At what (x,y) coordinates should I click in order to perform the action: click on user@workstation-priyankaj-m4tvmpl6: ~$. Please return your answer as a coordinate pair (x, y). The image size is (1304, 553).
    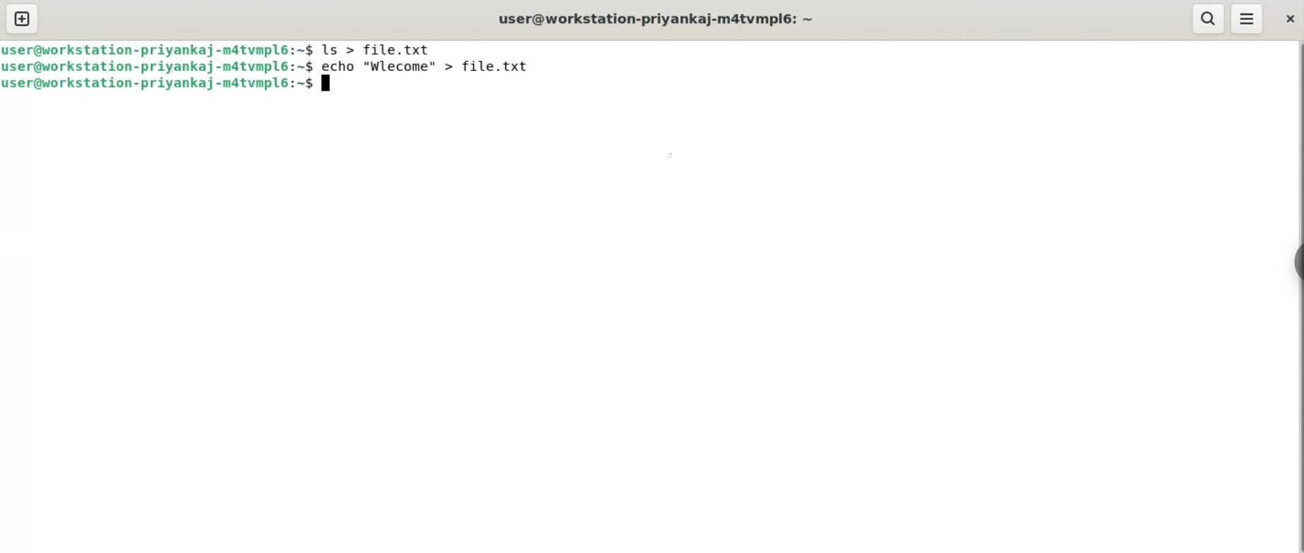
    Looking at the image, I should click on (158, 87).